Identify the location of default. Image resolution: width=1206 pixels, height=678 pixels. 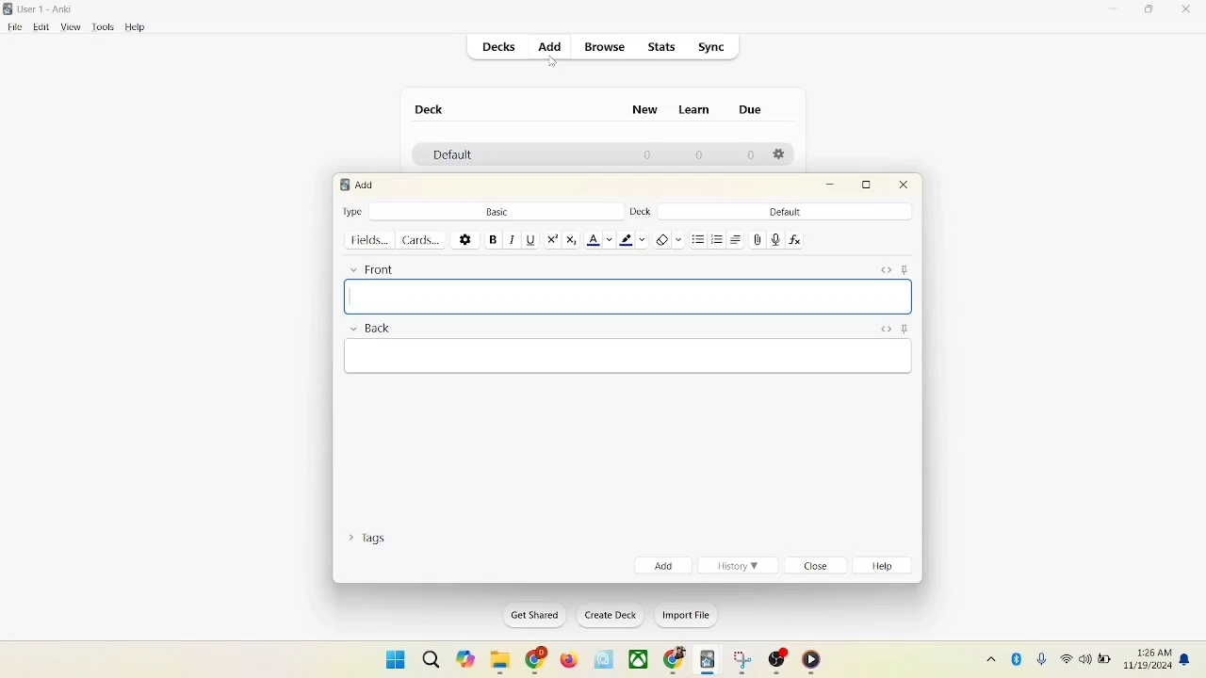
(448, 156).